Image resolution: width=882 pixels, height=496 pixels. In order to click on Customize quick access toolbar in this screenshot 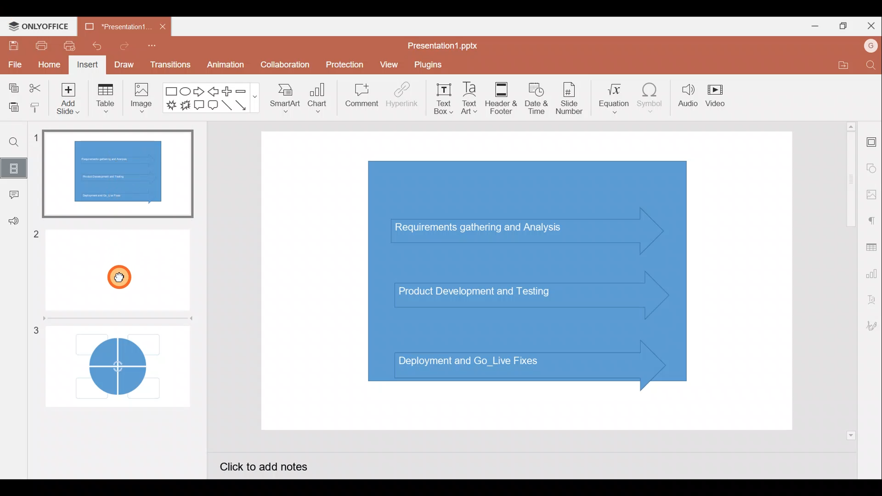, I will do `click(151, 48)`.